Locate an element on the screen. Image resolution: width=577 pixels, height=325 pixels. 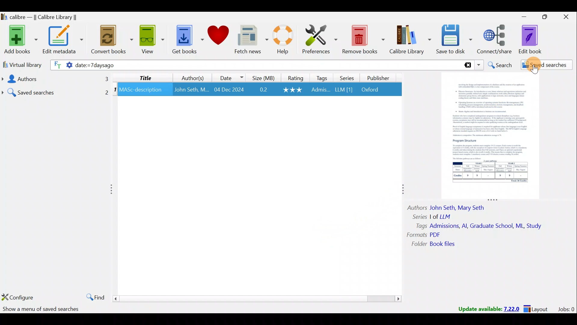
Help is located at coordinates (285, 41).